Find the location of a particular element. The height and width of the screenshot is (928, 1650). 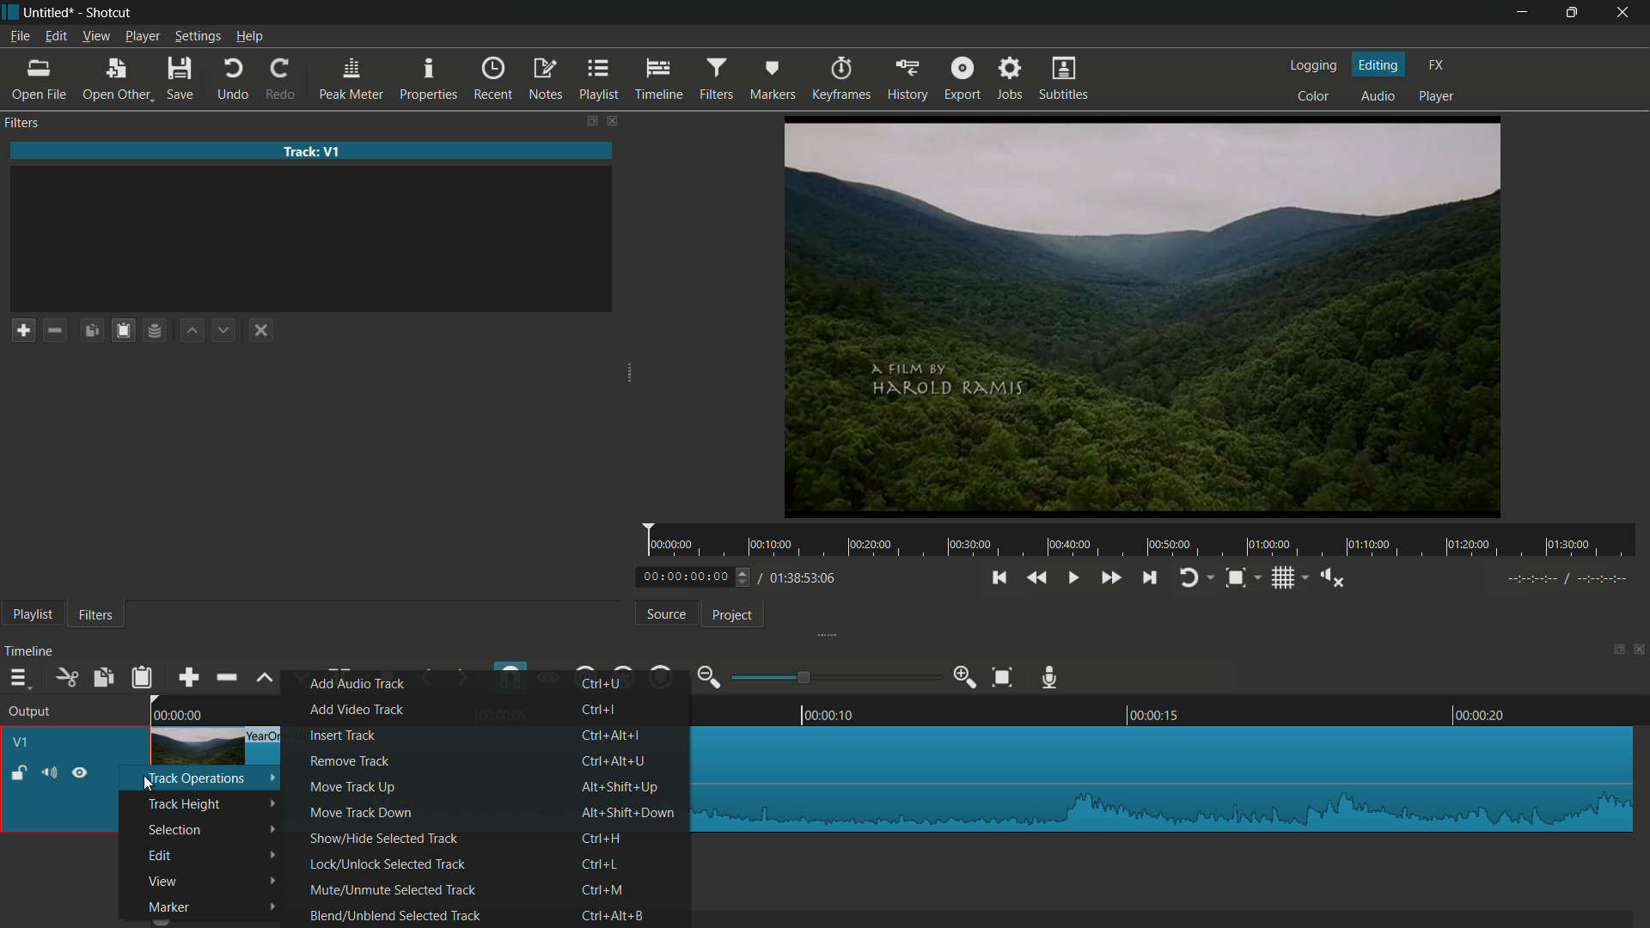

filters is located at coordinates (24, 124).